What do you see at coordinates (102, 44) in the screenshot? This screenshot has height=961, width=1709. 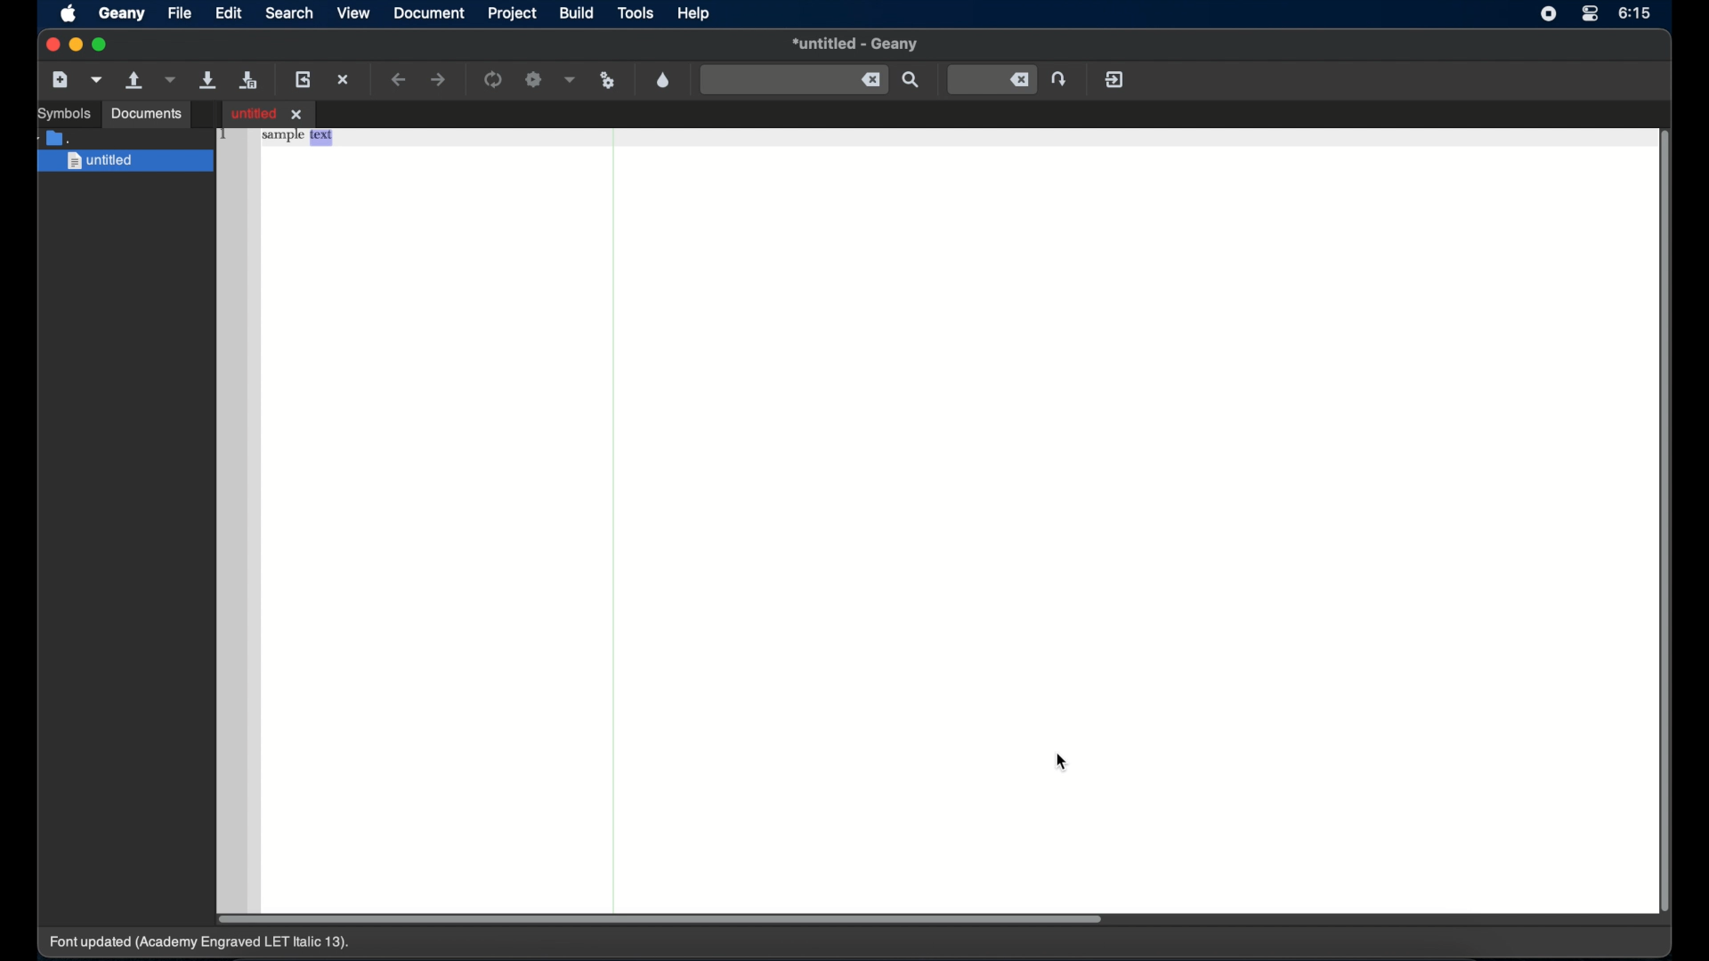 I see `maximize` at bounding box center [102, 44].